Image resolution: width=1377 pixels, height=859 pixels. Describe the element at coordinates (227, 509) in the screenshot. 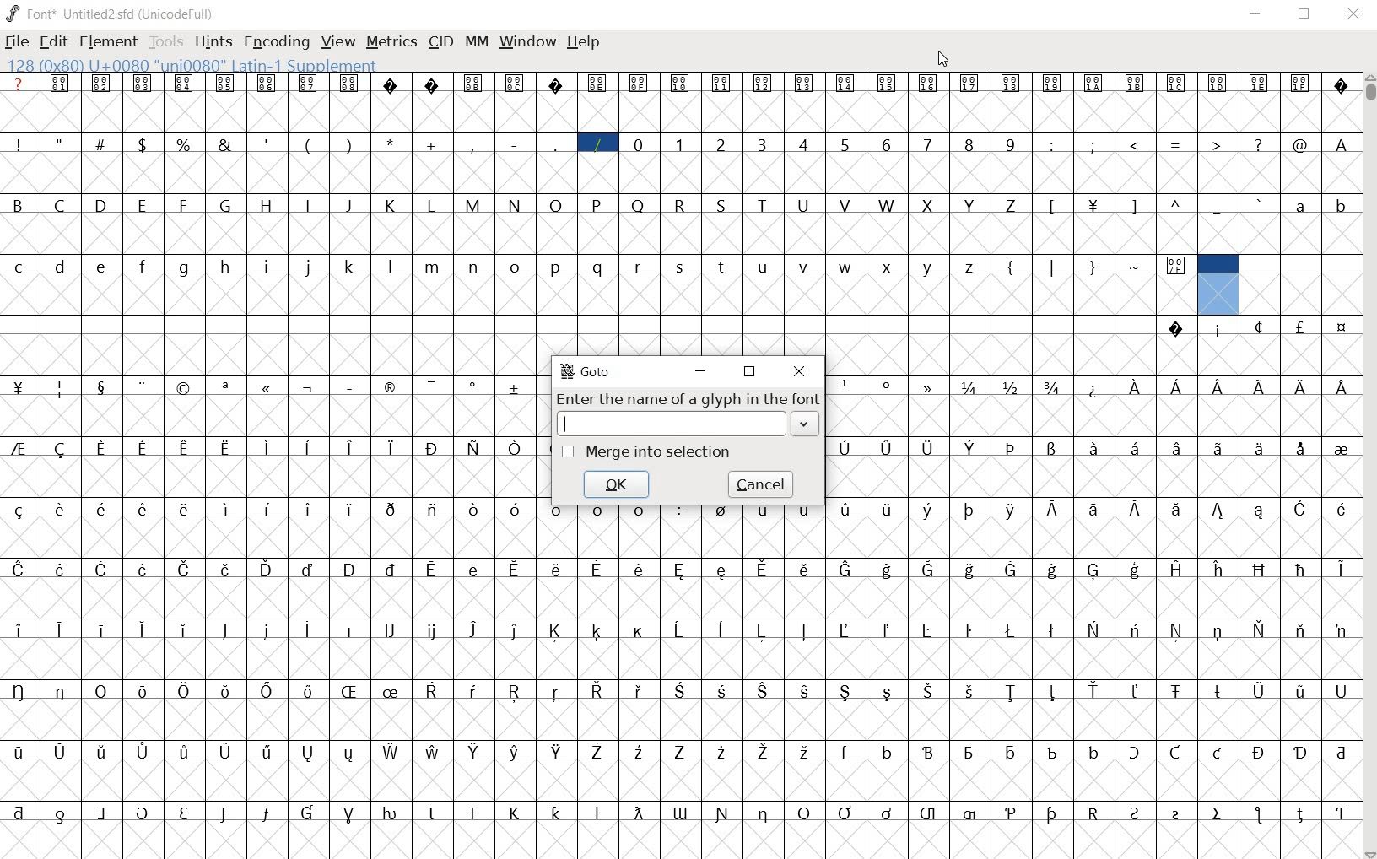

I see `Symbol` at that location.